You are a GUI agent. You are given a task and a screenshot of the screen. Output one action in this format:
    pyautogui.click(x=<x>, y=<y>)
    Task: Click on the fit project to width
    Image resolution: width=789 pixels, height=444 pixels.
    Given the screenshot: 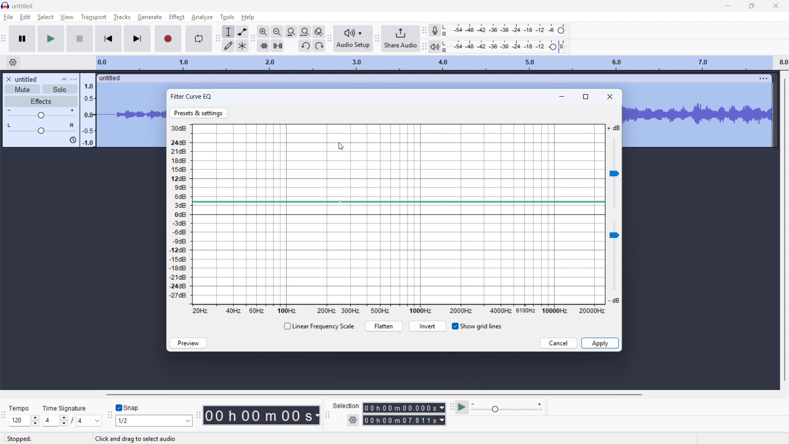 What is the action you would take?
    pyautogui.click(x=305, y=32)
    